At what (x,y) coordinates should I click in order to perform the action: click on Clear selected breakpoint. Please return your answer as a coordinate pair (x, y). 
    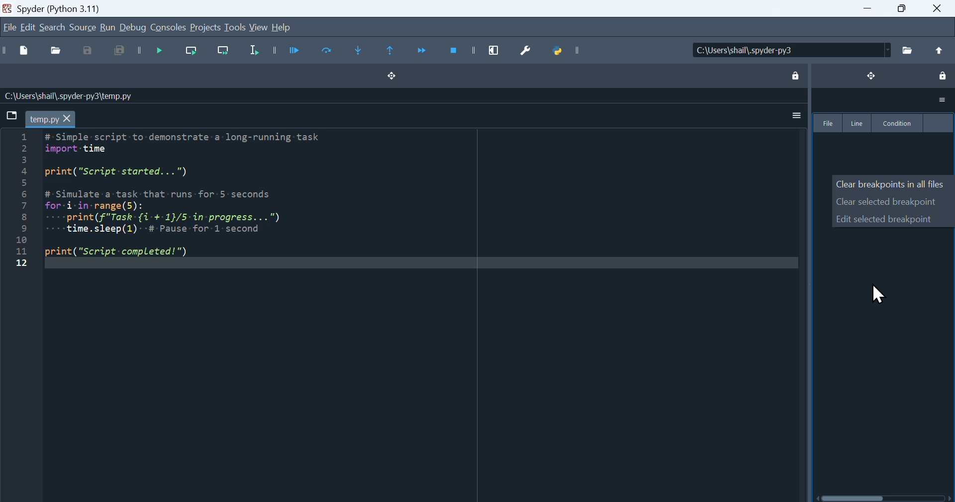
    Looking at the image, I should click on (887, 201).